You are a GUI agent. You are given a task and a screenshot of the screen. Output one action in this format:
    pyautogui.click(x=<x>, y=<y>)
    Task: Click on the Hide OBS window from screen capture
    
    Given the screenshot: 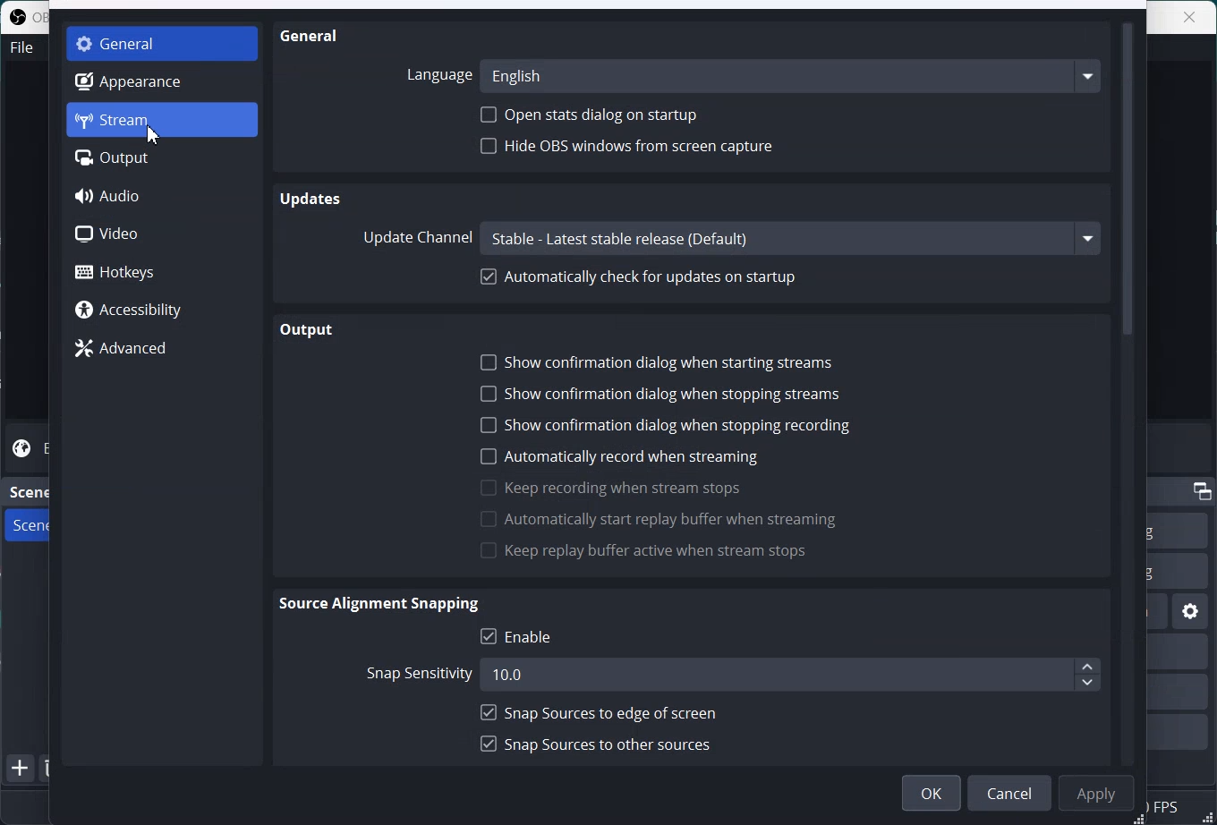 What is the action you would take?
    pyautogui.click(x=626, y=147)
    